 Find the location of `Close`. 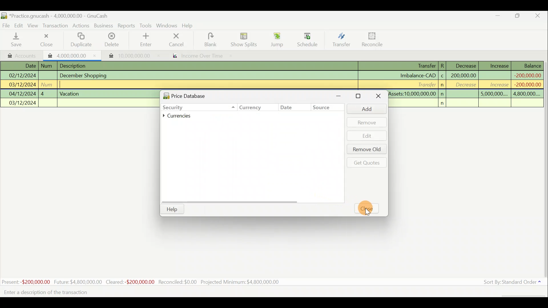

Close is located at coordinates (45, 40).